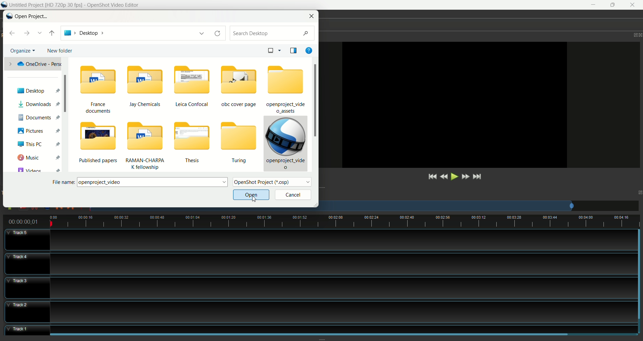 The image size is (643, 341). What do you see at coordinates (251, 195) in the screenshot?
I see `open` at bounding box center [251, 195].